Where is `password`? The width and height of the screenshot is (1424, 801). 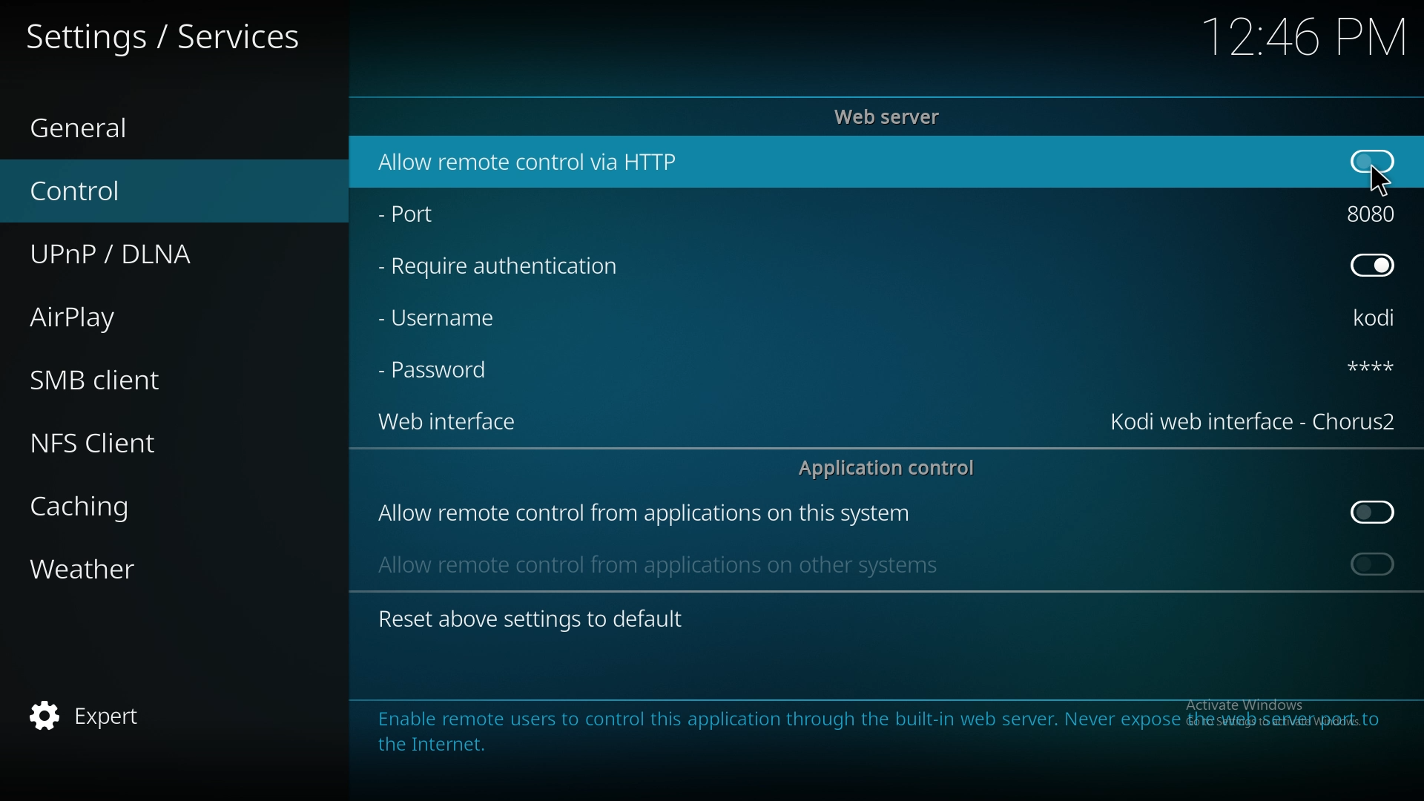
password is located at coordinates (1368, 366).